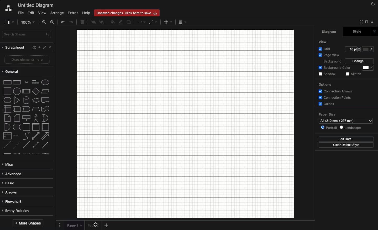 This screenshot has height=230, width=378. What do you see at coordinates (325, 85) in the screenshot?
I see `Options` at bounding box center [325, 85].